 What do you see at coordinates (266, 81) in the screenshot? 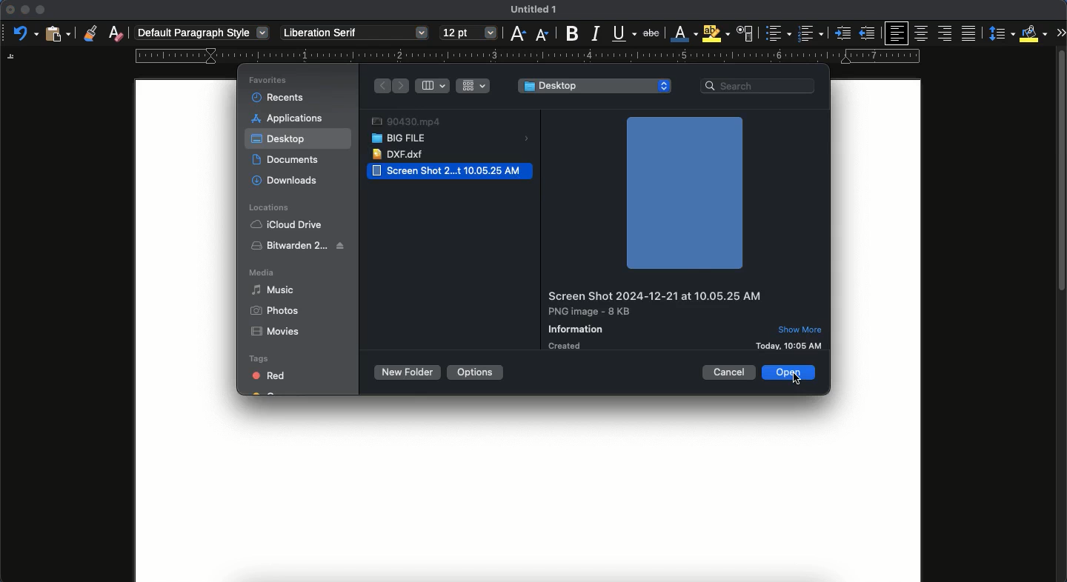
I see `favorites` at bounding box center [266, 81].